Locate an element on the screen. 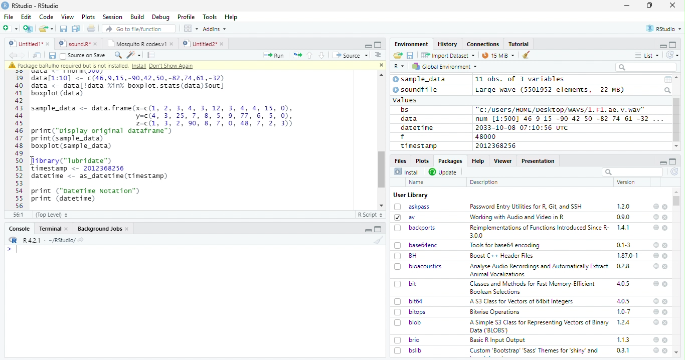 Image resolution: width=685 pixels, height=360 pixels. close is located at coordinates (666, 323).